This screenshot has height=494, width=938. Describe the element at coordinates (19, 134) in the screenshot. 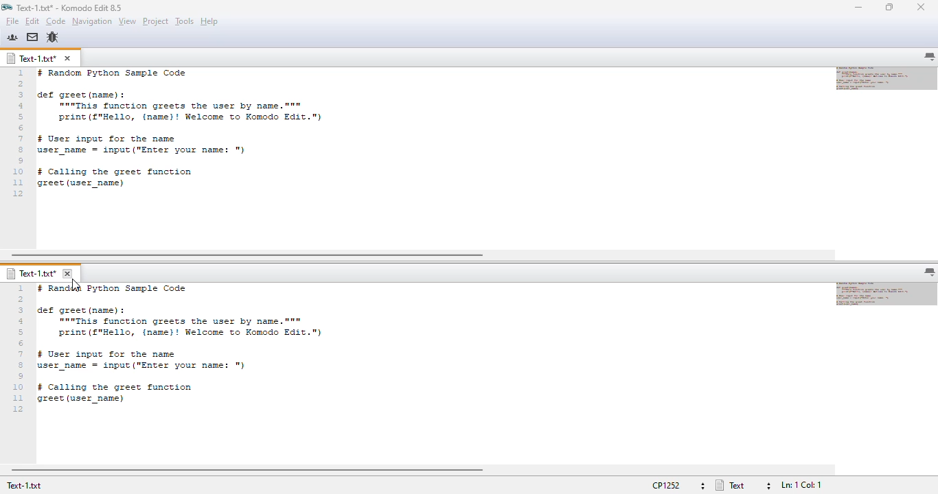

I see `line numbers` at that location.